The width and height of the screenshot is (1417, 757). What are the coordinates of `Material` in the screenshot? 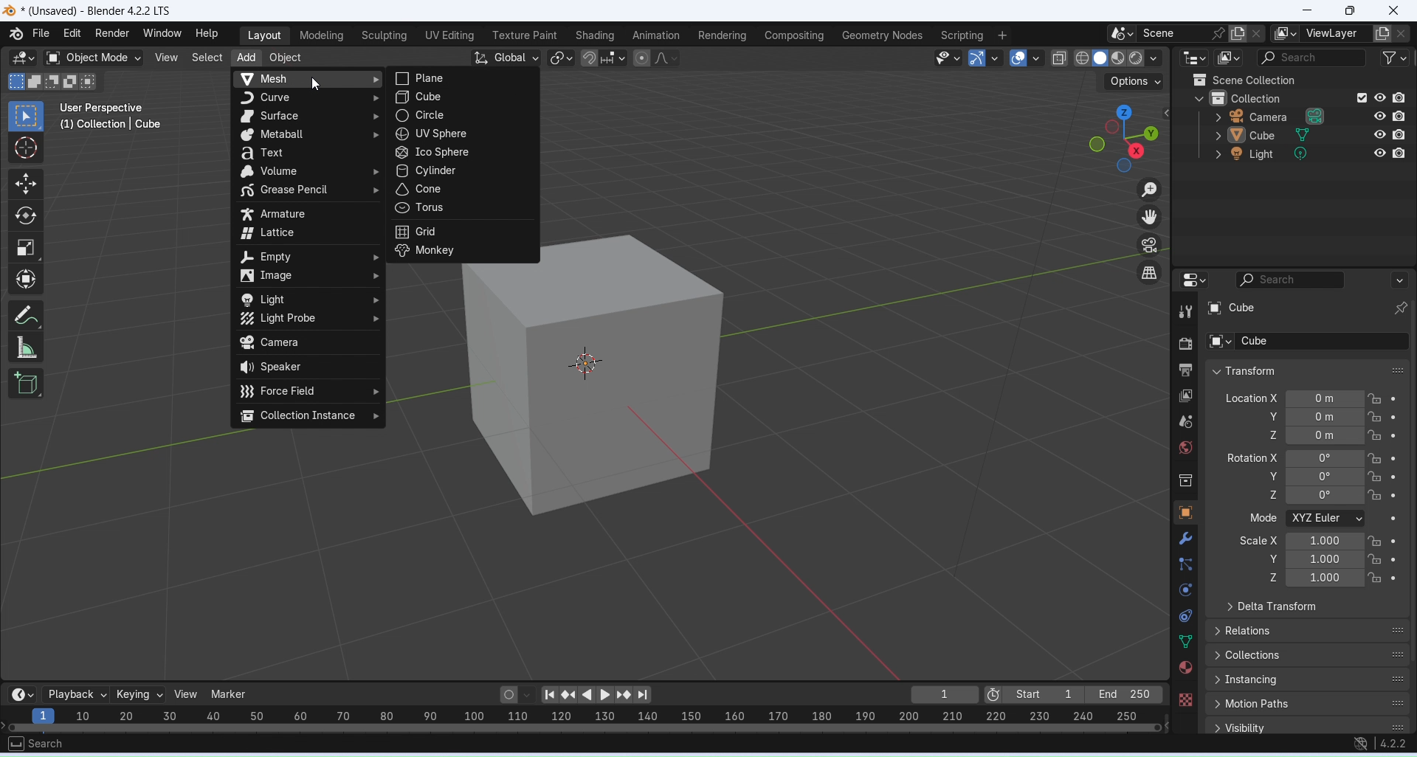 It's located at (1185, 667).